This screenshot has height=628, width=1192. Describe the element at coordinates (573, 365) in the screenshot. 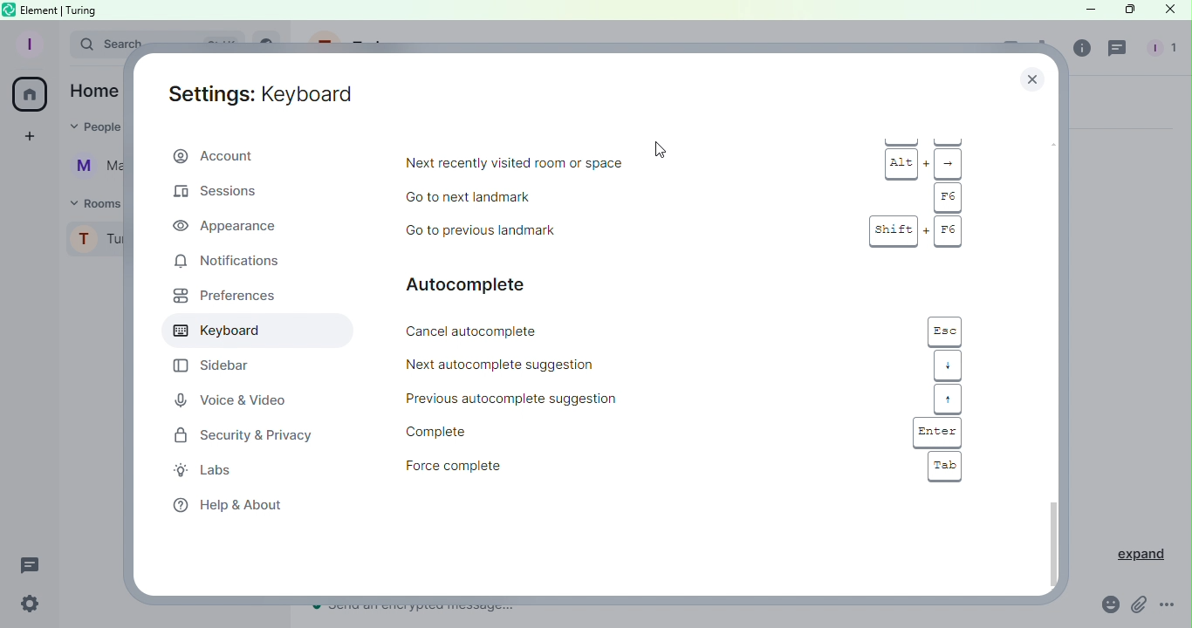

I see `Next autocomplete suggestion` at that location.